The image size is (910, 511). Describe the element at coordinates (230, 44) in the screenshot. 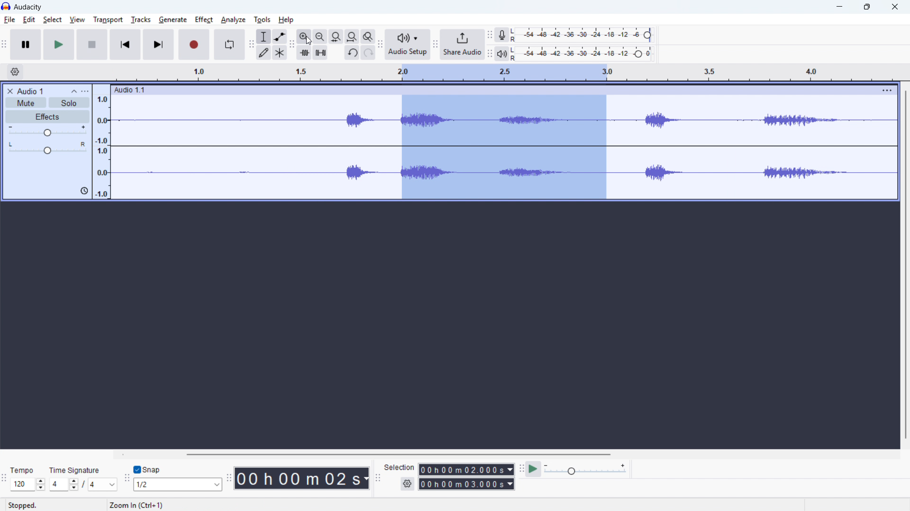

I see `Enable looping` at that location.